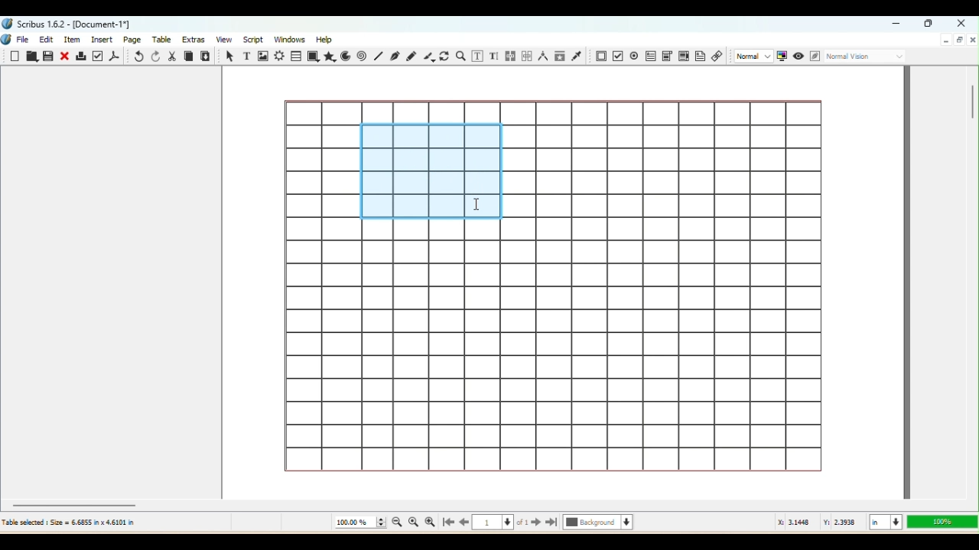 The width and height of the screenshot is (979, 550). What do you see at coordinates (884, 522) in the screenshot?
I see `Select the current Unit` at bounding box center [884, 522].